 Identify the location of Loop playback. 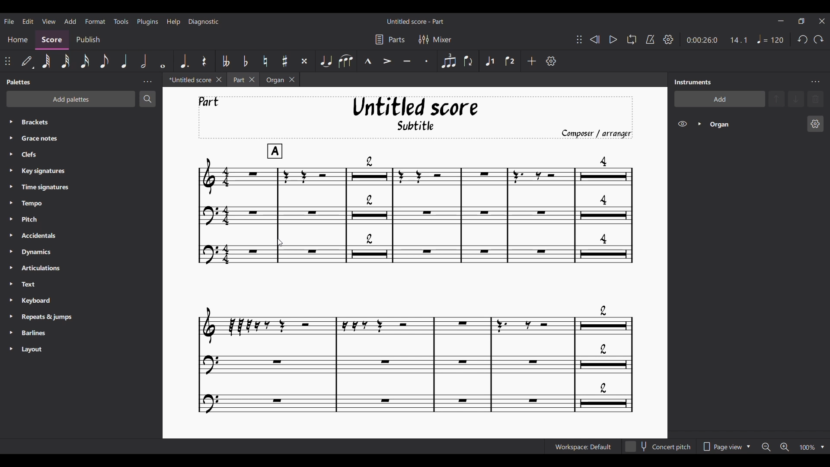
(632, 39).